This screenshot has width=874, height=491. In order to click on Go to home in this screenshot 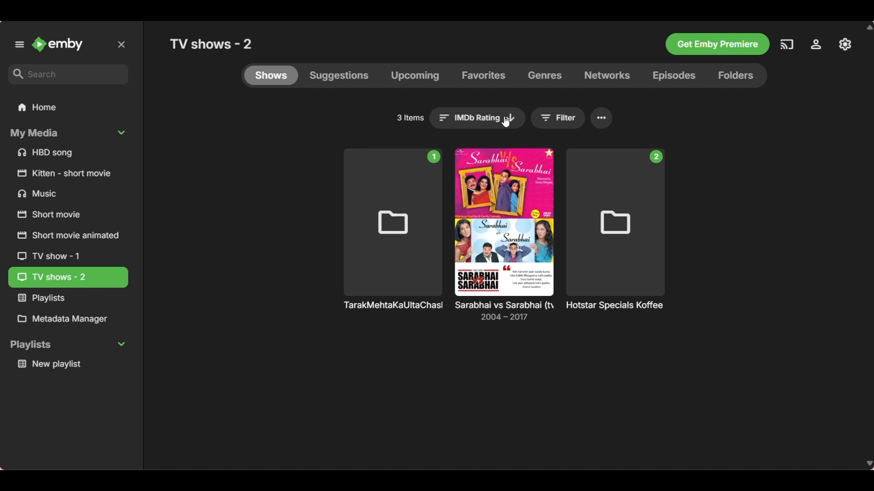, I will do `click(58, 44)`.